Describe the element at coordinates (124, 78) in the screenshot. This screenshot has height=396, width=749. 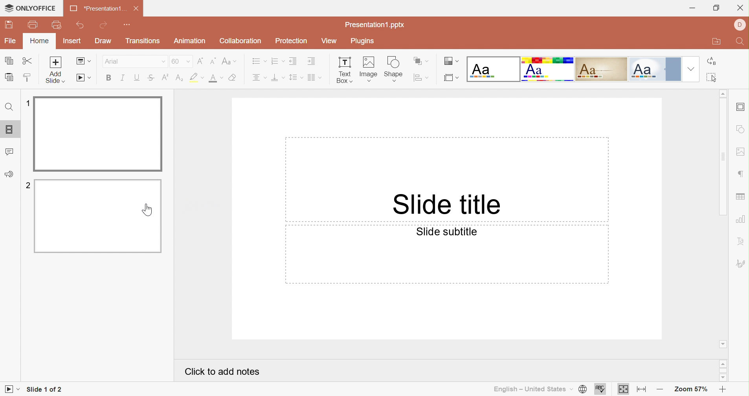
I see `Italic` at that location.